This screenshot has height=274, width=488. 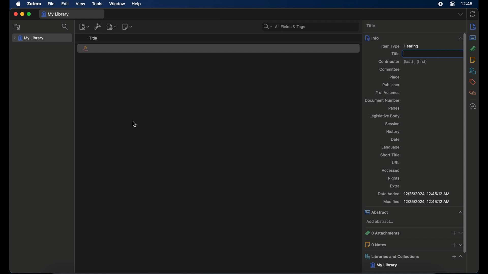 What do you see at coordinates (391, 170) in the screenshot?
I see `accessed` at bounding box center [391, 170].